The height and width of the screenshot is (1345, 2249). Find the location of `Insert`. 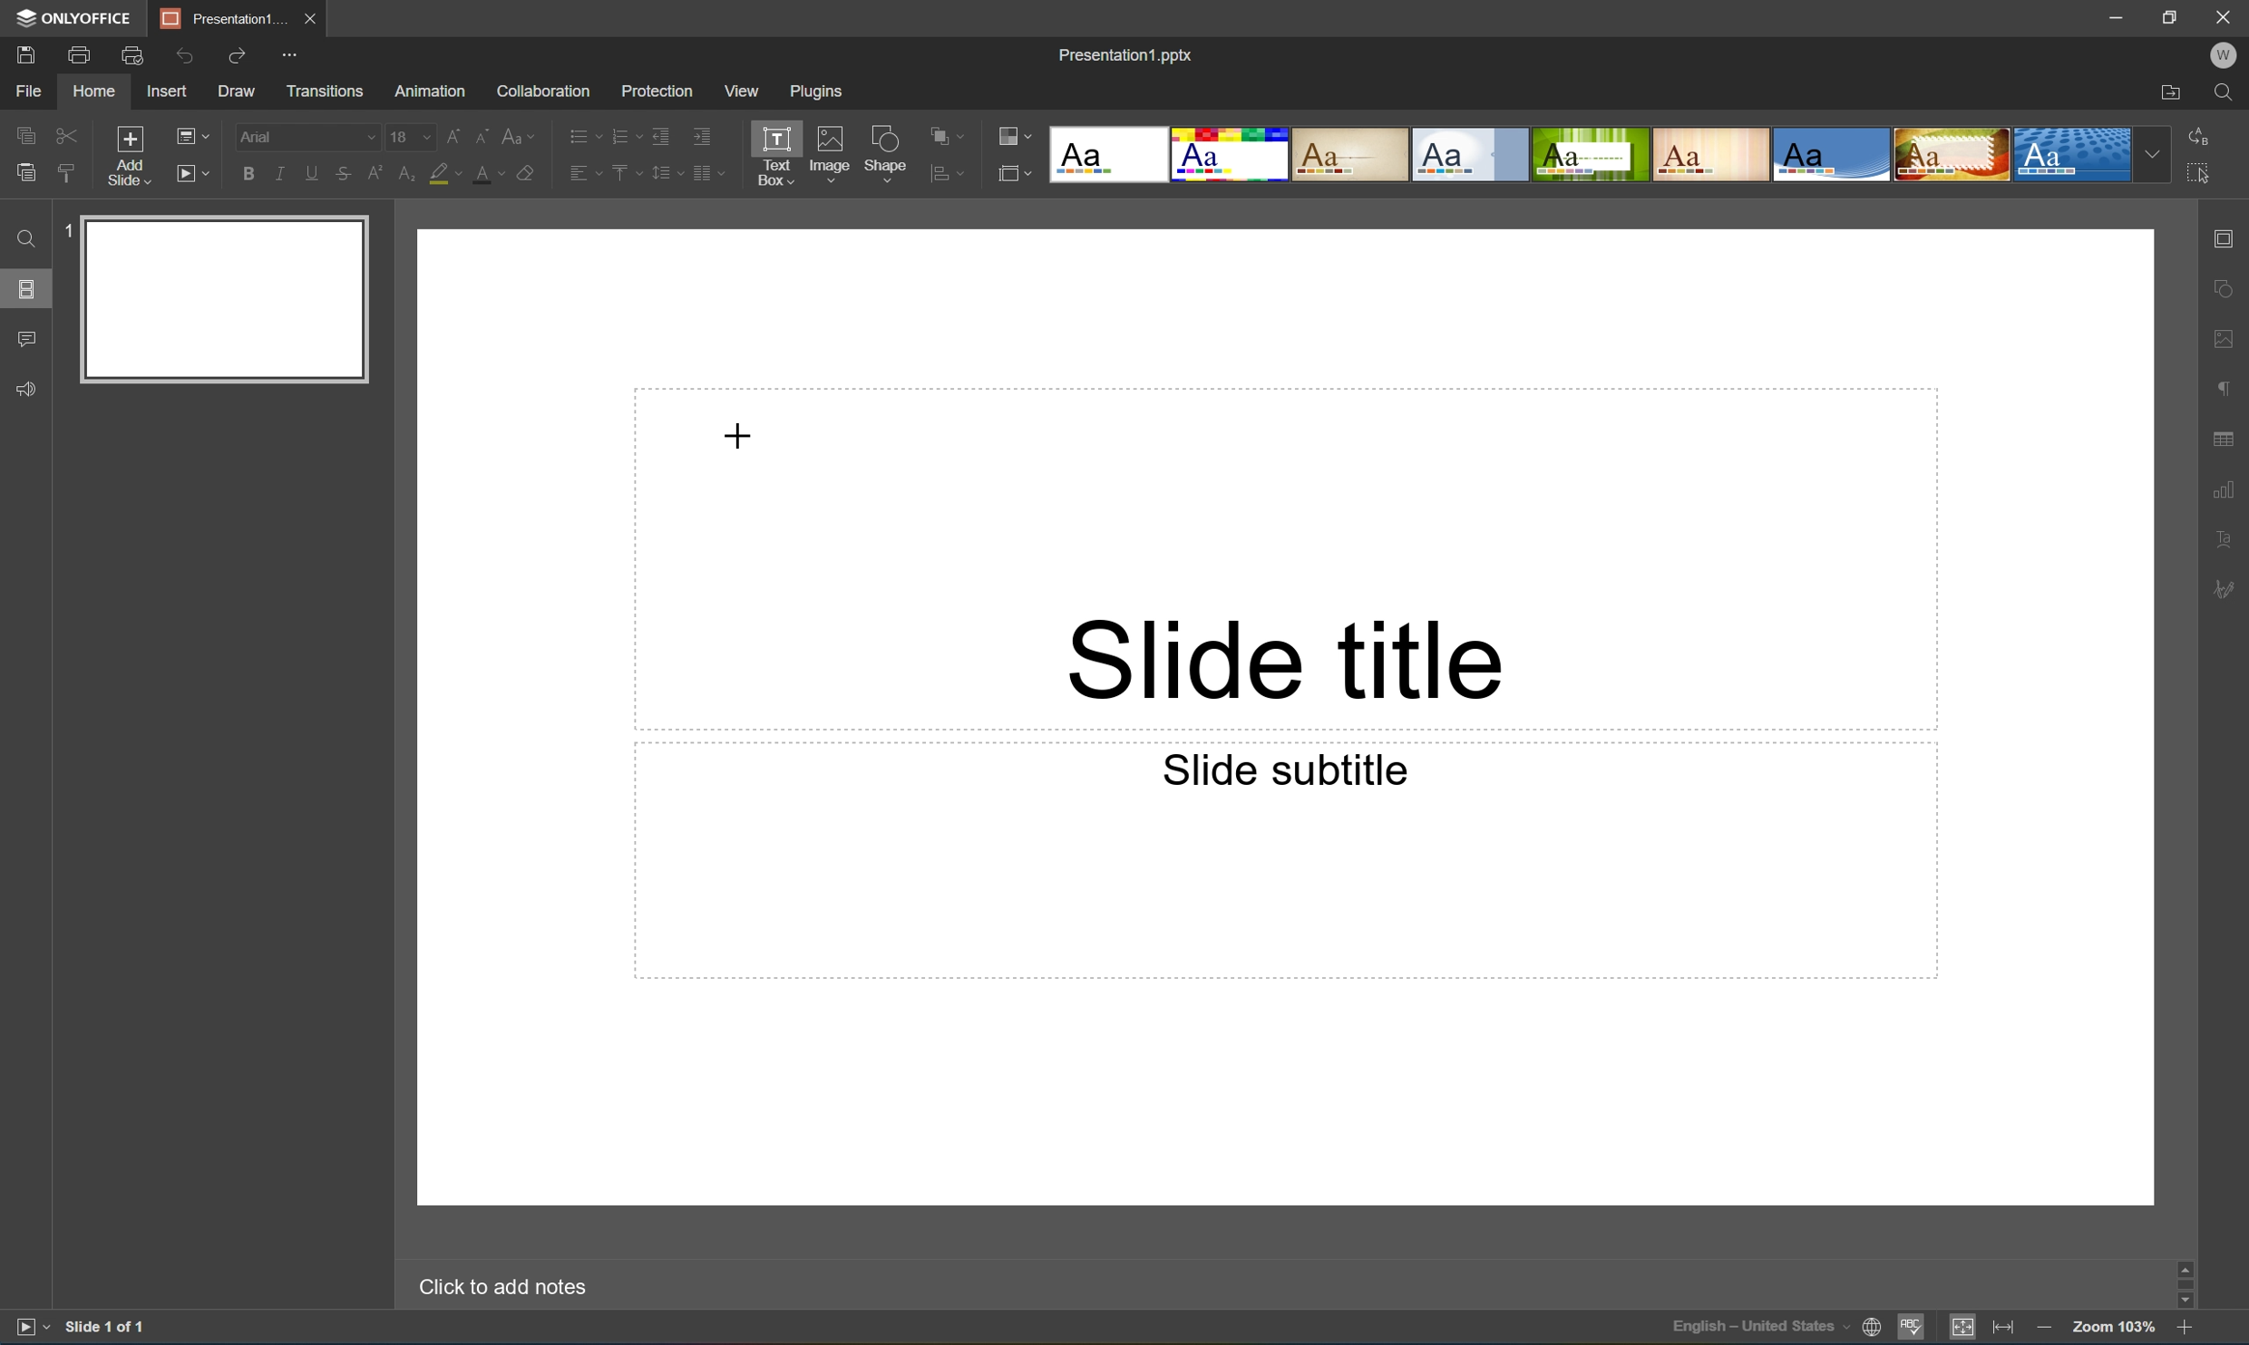

Insert is located at coordinates (166, 92).